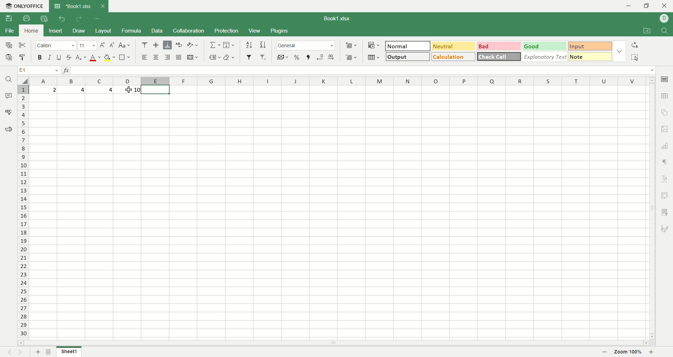 The height and width of the screenshot is (357, 673). Describe the element at coordinates (44, 19) in the screenshot. I see `quick PRINT` at that location.